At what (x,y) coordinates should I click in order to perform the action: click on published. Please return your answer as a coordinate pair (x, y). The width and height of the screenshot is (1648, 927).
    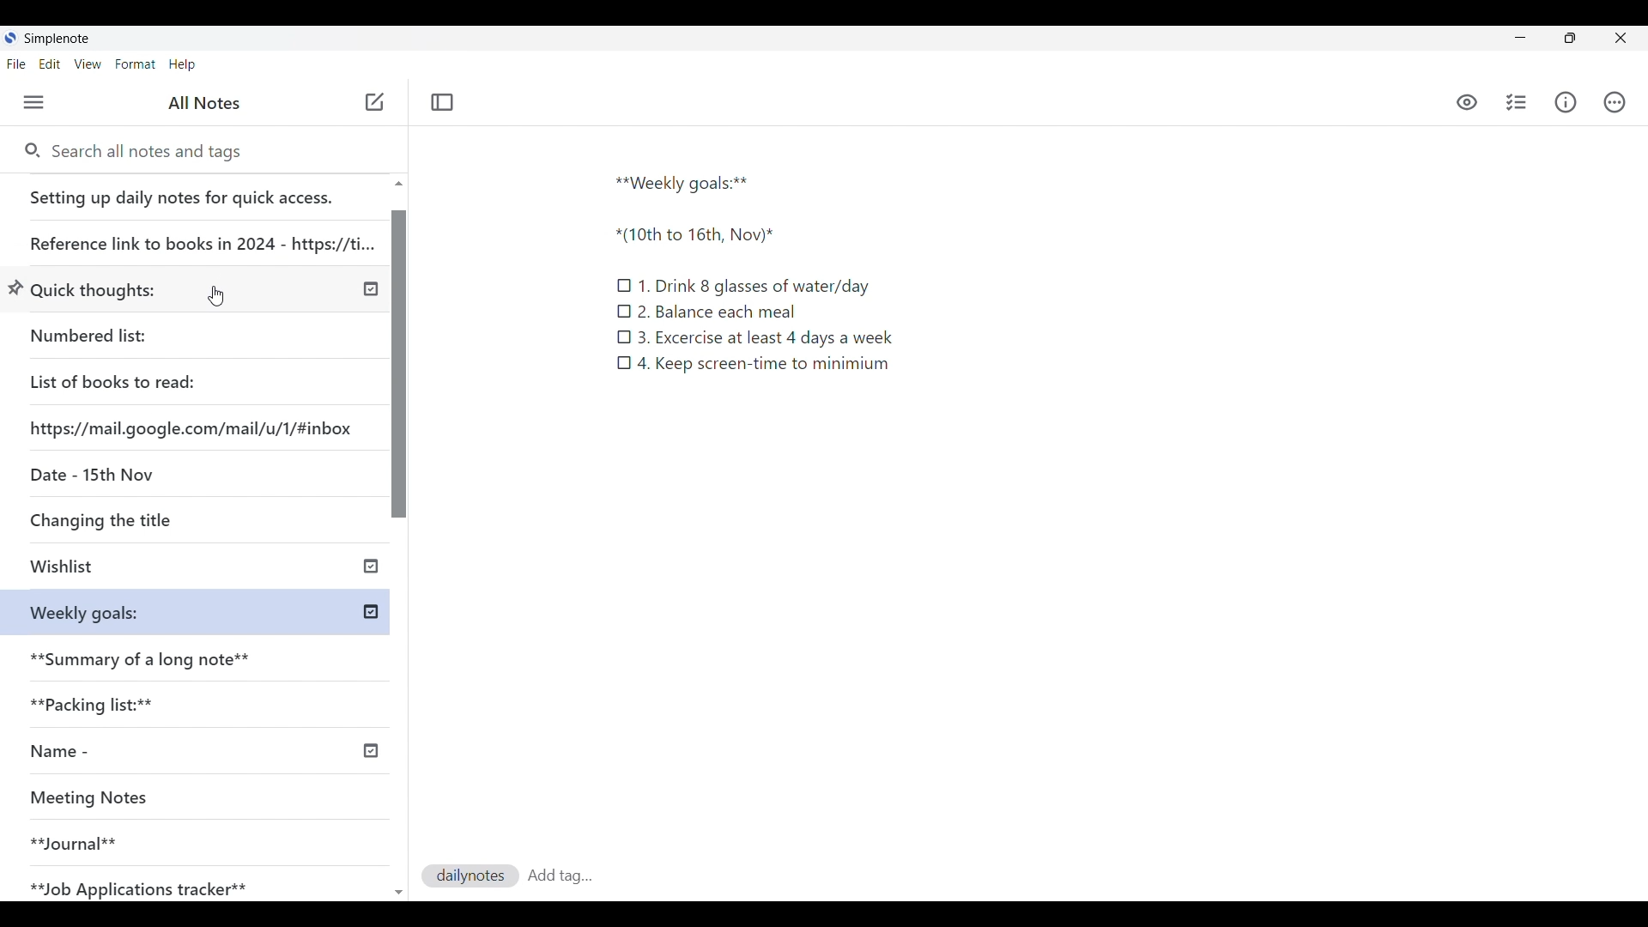
    Looking at the image, I should click on (372, 289).